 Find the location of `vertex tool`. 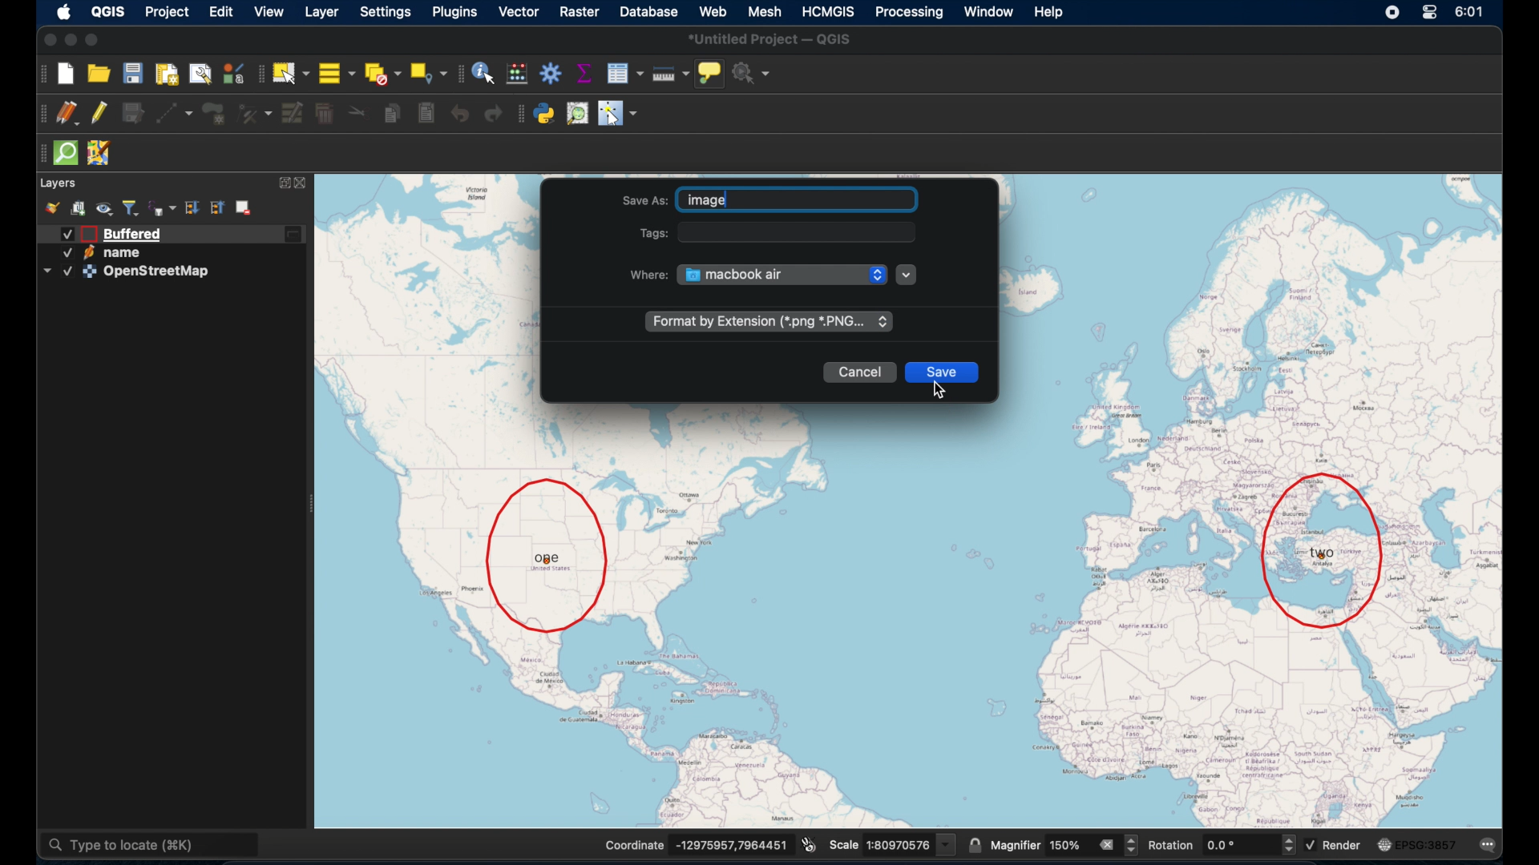

vertex tool is located at coordinates (254, 111).